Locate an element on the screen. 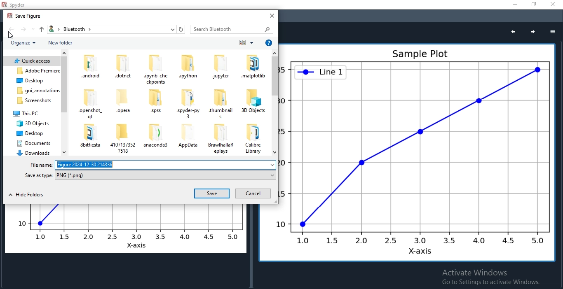 This screenshot has width=563, height=289. folder 5 is located at coordinates (29, 100).